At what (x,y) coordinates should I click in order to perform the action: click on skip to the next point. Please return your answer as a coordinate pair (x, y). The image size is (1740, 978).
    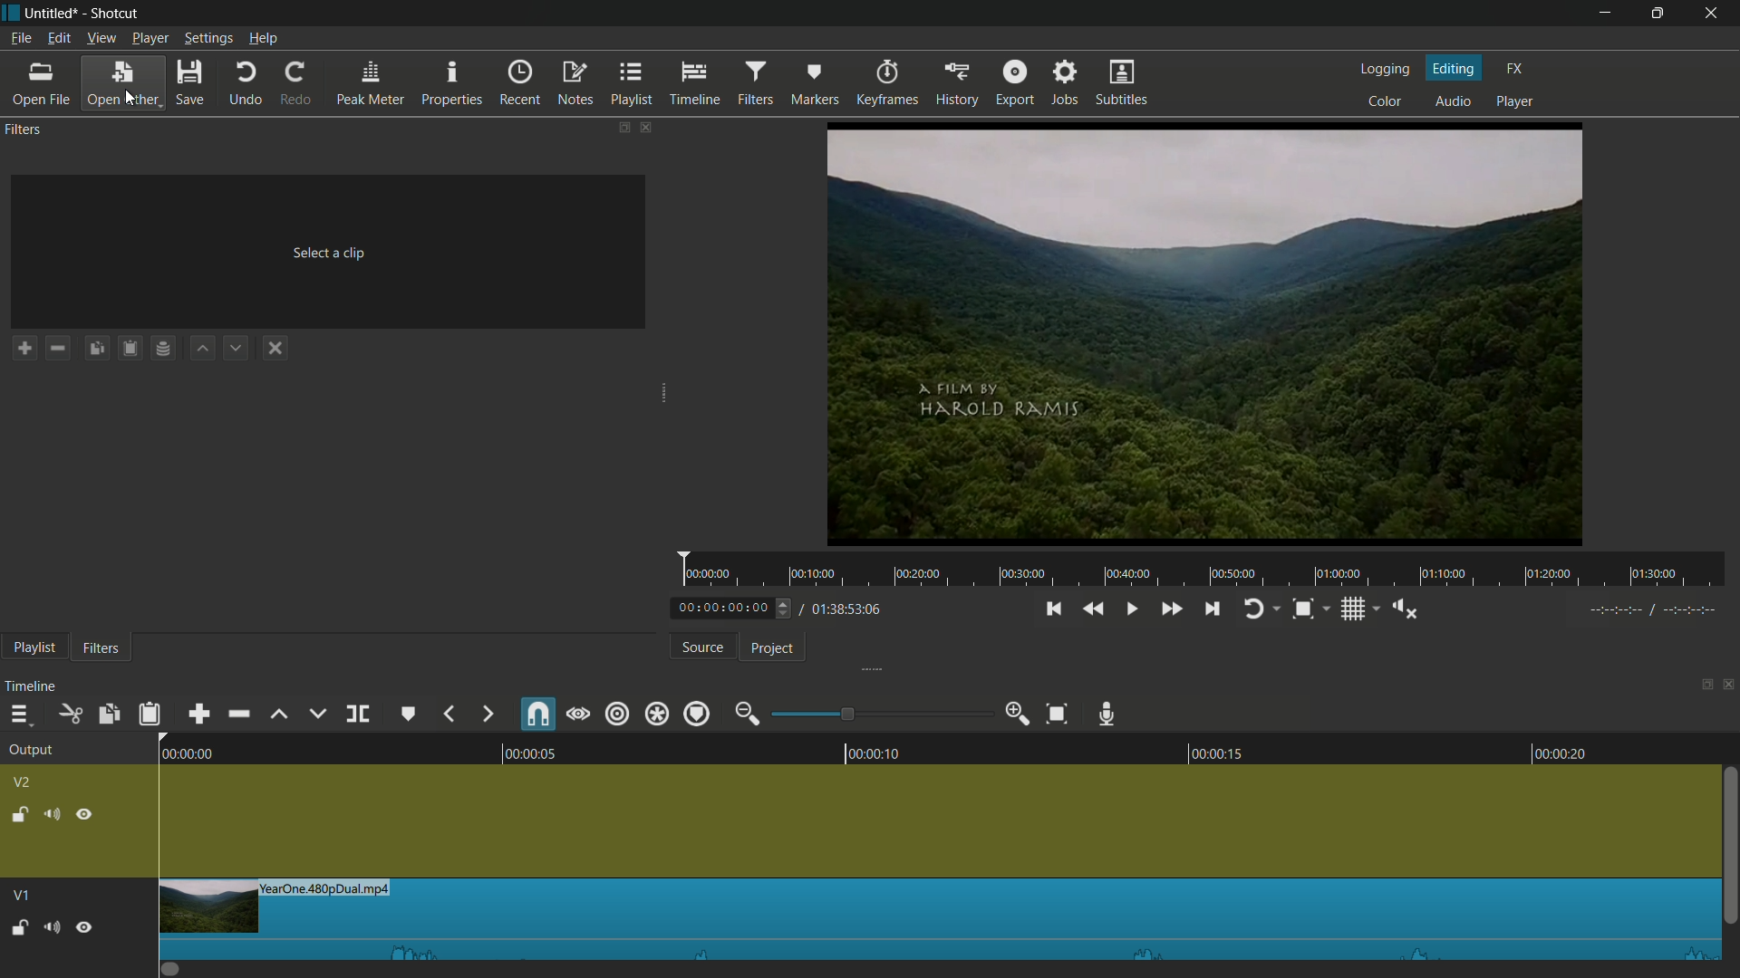
    Looking at the image, I should click on (1213, 609).